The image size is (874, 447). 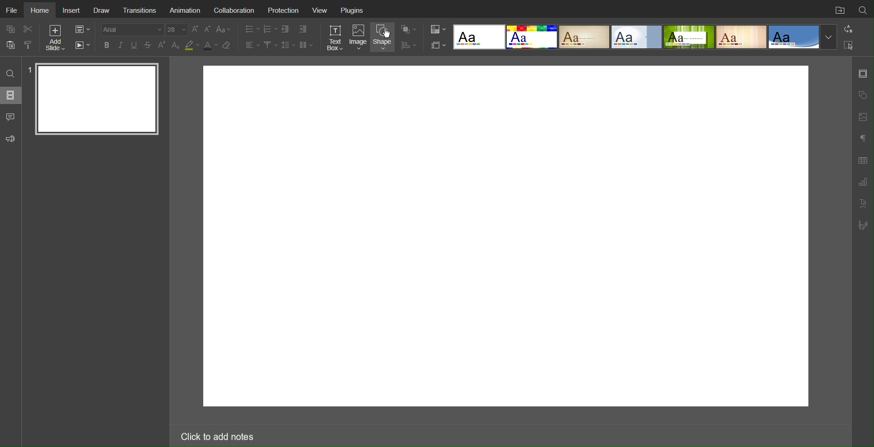 What do you see at coordinates (191, 46) in the screenshot?
I see `Highlight` at bounding box center [191, 46].